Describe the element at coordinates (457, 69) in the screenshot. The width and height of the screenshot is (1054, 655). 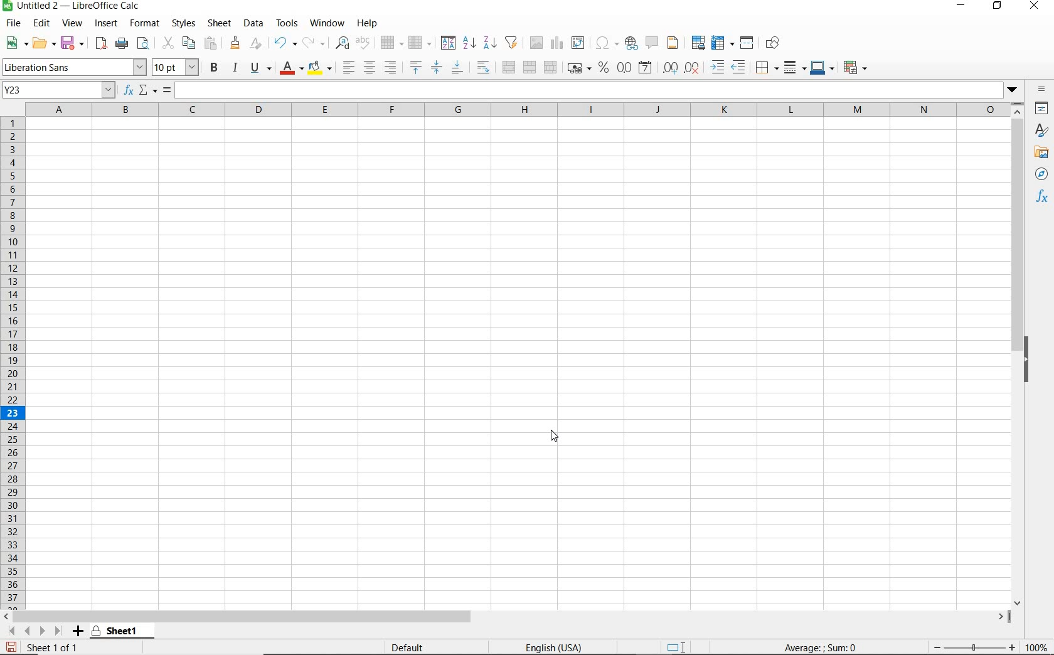
I see `ALIGN BOTTOM` at that location.